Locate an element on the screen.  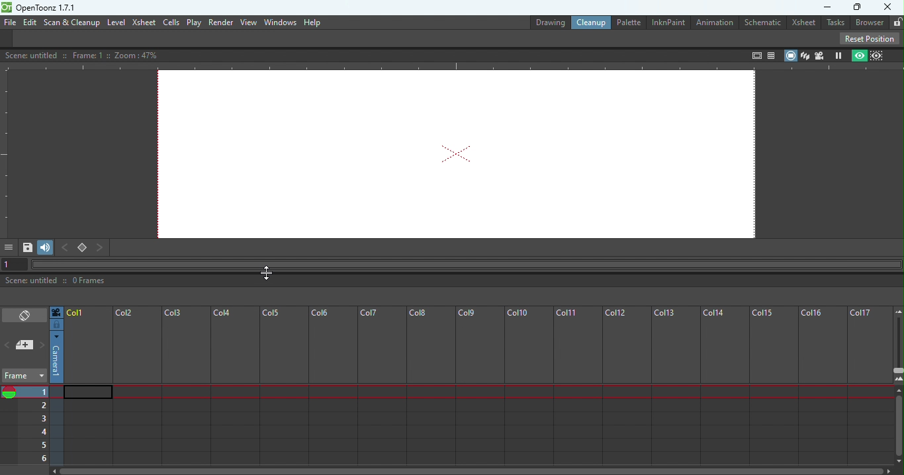
Freeze is located at coordinates (838, 55).